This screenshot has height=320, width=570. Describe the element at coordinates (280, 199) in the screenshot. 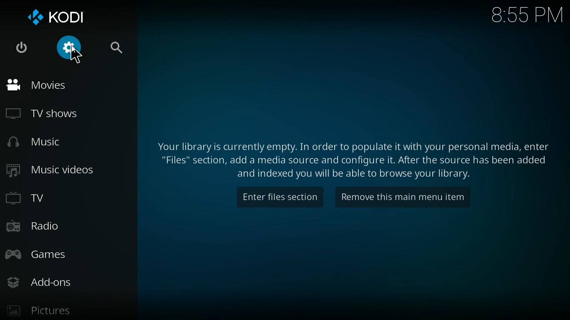

I see `enter files` at that location.